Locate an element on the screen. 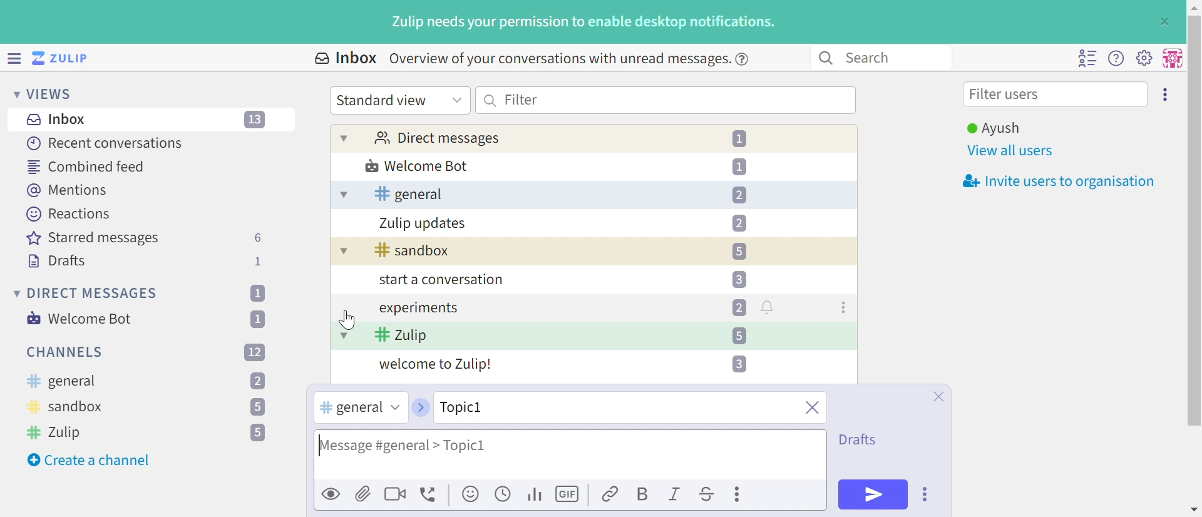 This screenshot has height=517, width=1202. 5 is located at coordinates (257, 408).